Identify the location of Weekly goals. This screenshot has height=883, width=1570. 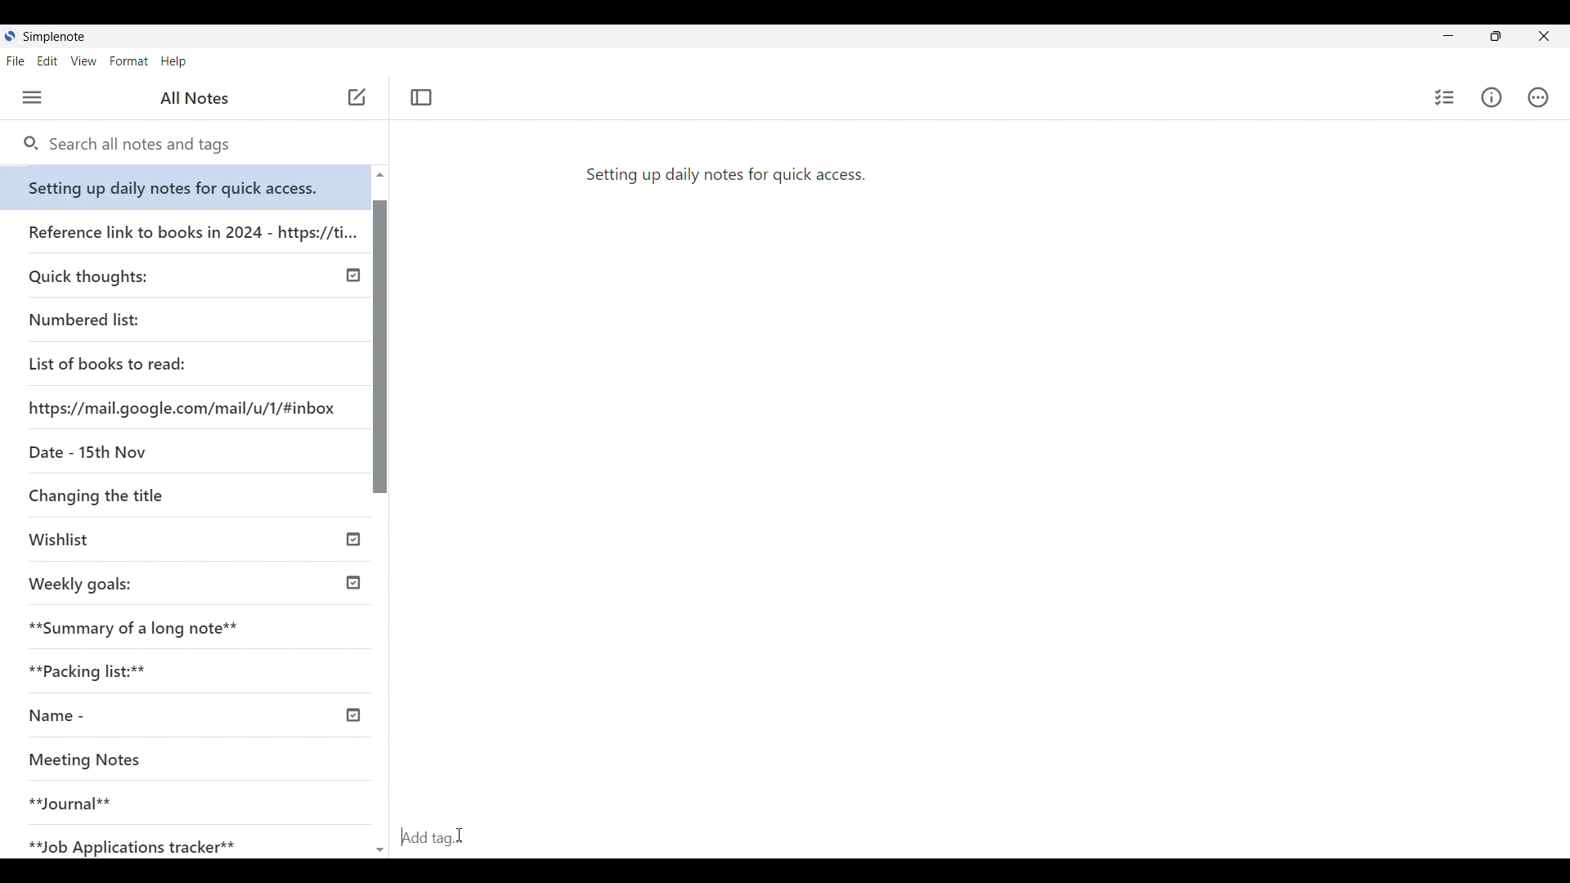
(80, 582).